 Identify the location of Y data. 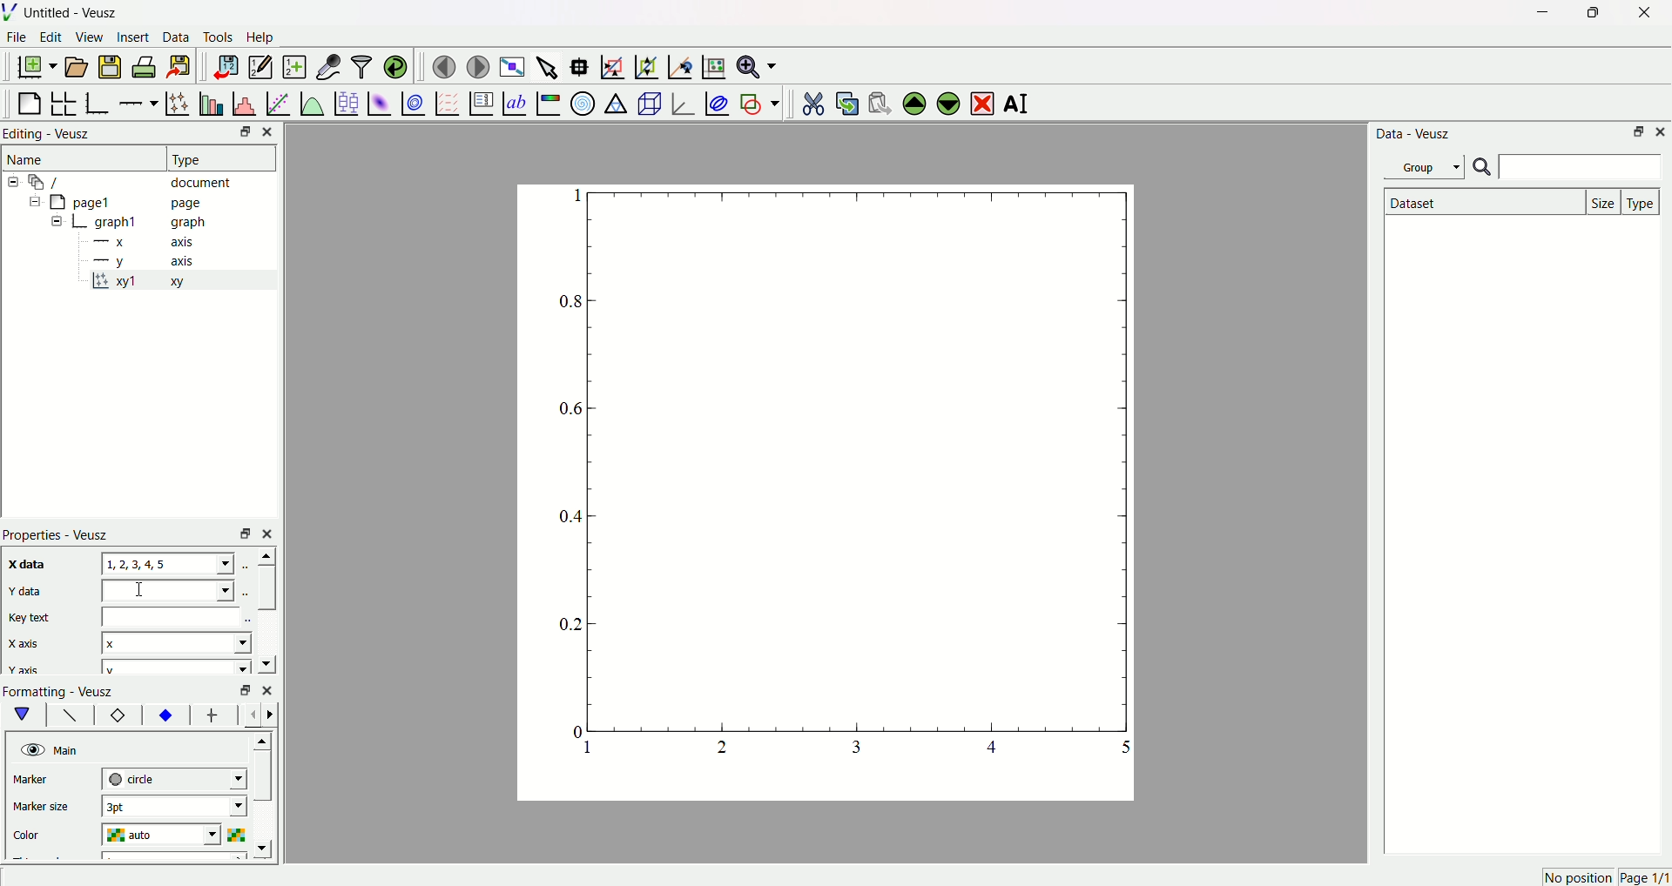
(34, 593).